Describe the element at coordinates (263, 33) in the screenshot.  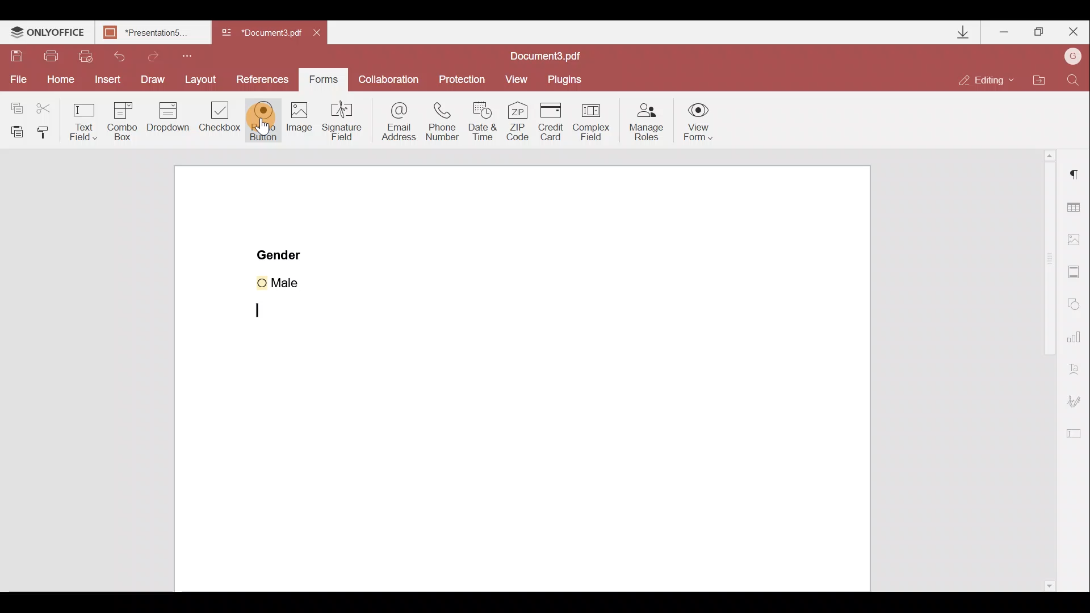
I see `Document name` at that location.